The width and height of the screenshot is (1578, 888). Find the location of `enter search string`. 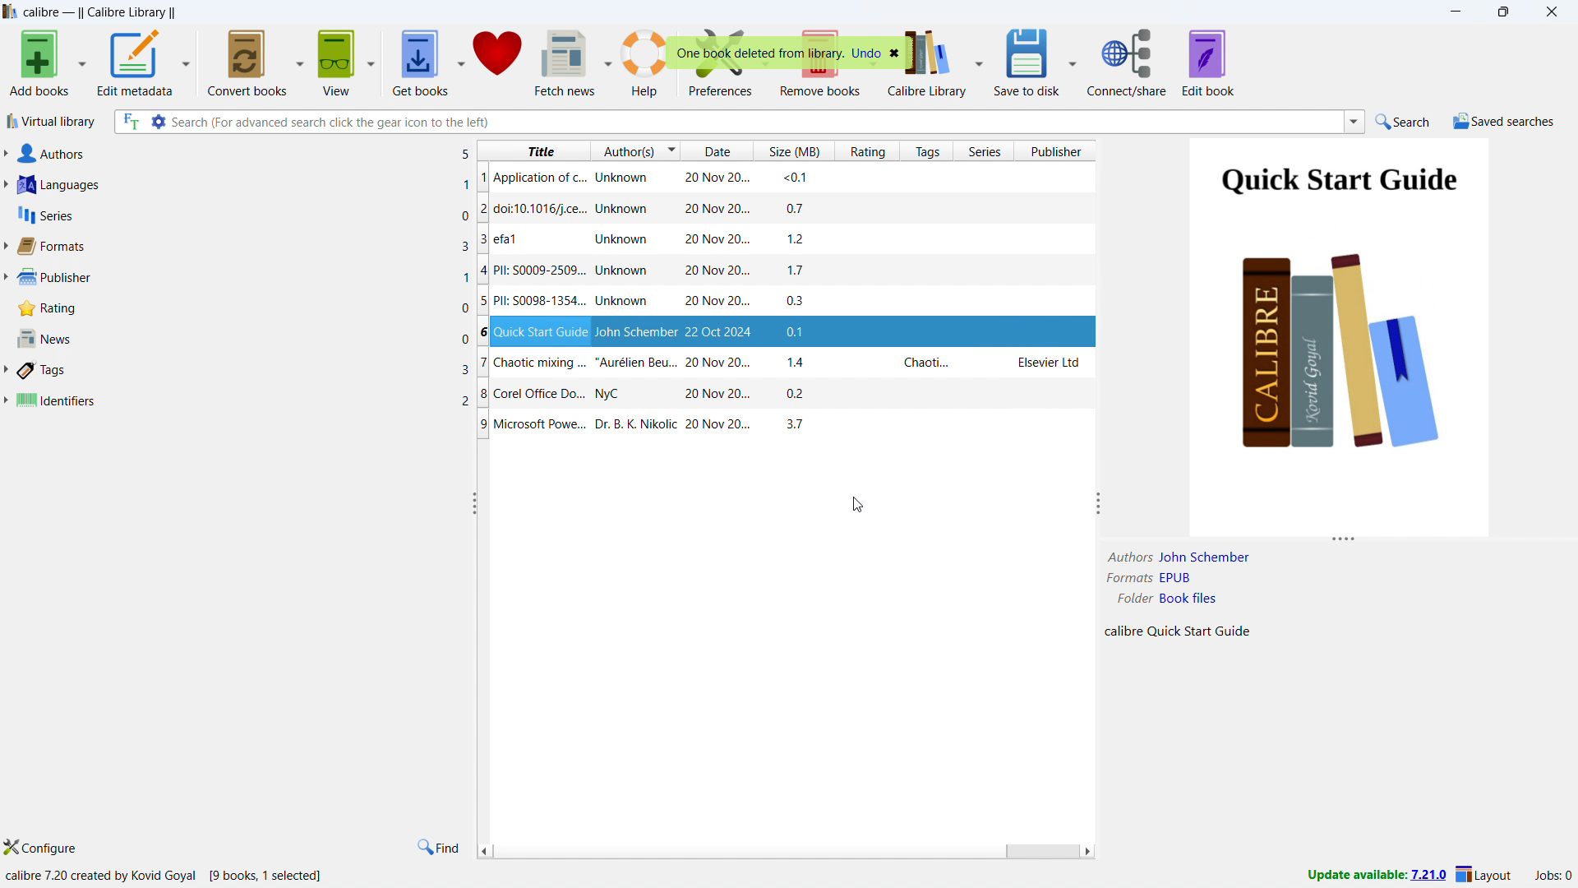

enter search string is located at coordinates (757, 122).